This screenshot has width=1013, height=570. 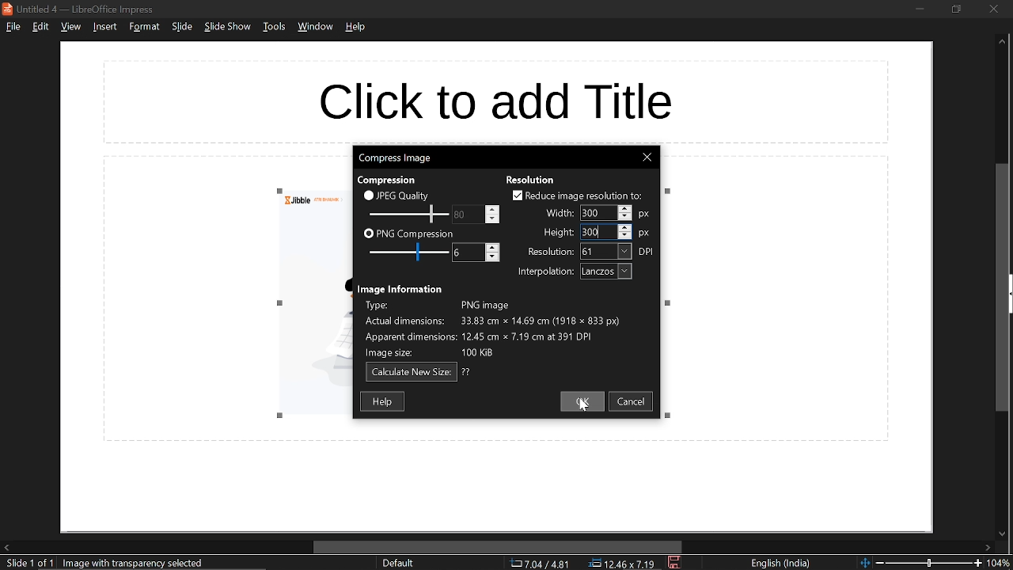 I want to click on change JPEG quality, so click(x=461, y=215).